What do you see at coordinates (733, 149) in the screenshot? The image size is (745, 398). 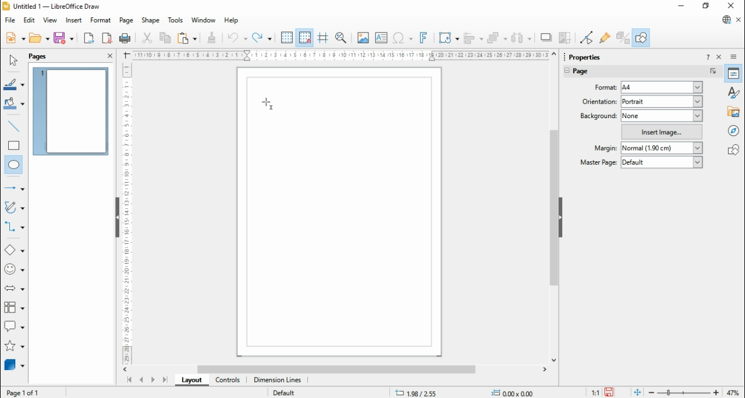 I see `shapes` at bounding box center [733, 149].